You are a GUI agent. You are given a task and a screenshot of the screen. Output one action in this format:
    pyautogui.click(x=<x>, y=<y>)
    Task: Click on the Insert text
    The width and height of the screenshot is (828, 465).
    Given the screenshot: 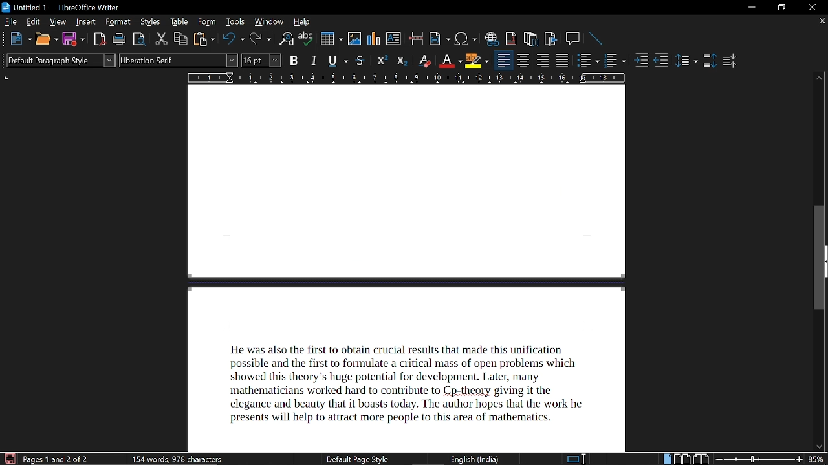 What is the action you would take?
    pyautogui.click(x=394, y=39)
    